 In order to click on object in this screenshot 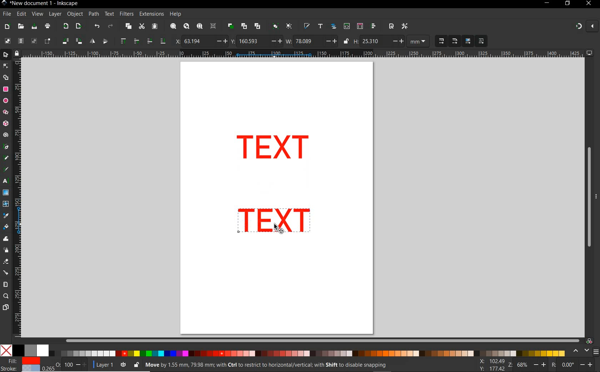, I will do `click(75, 14)`.